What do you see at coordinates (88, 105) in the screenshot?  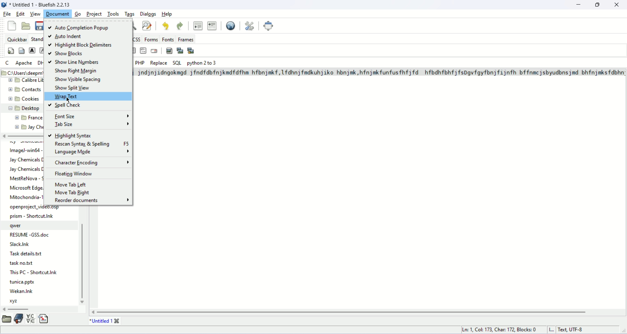 I see `spell check` at bounding box center [88, 105].